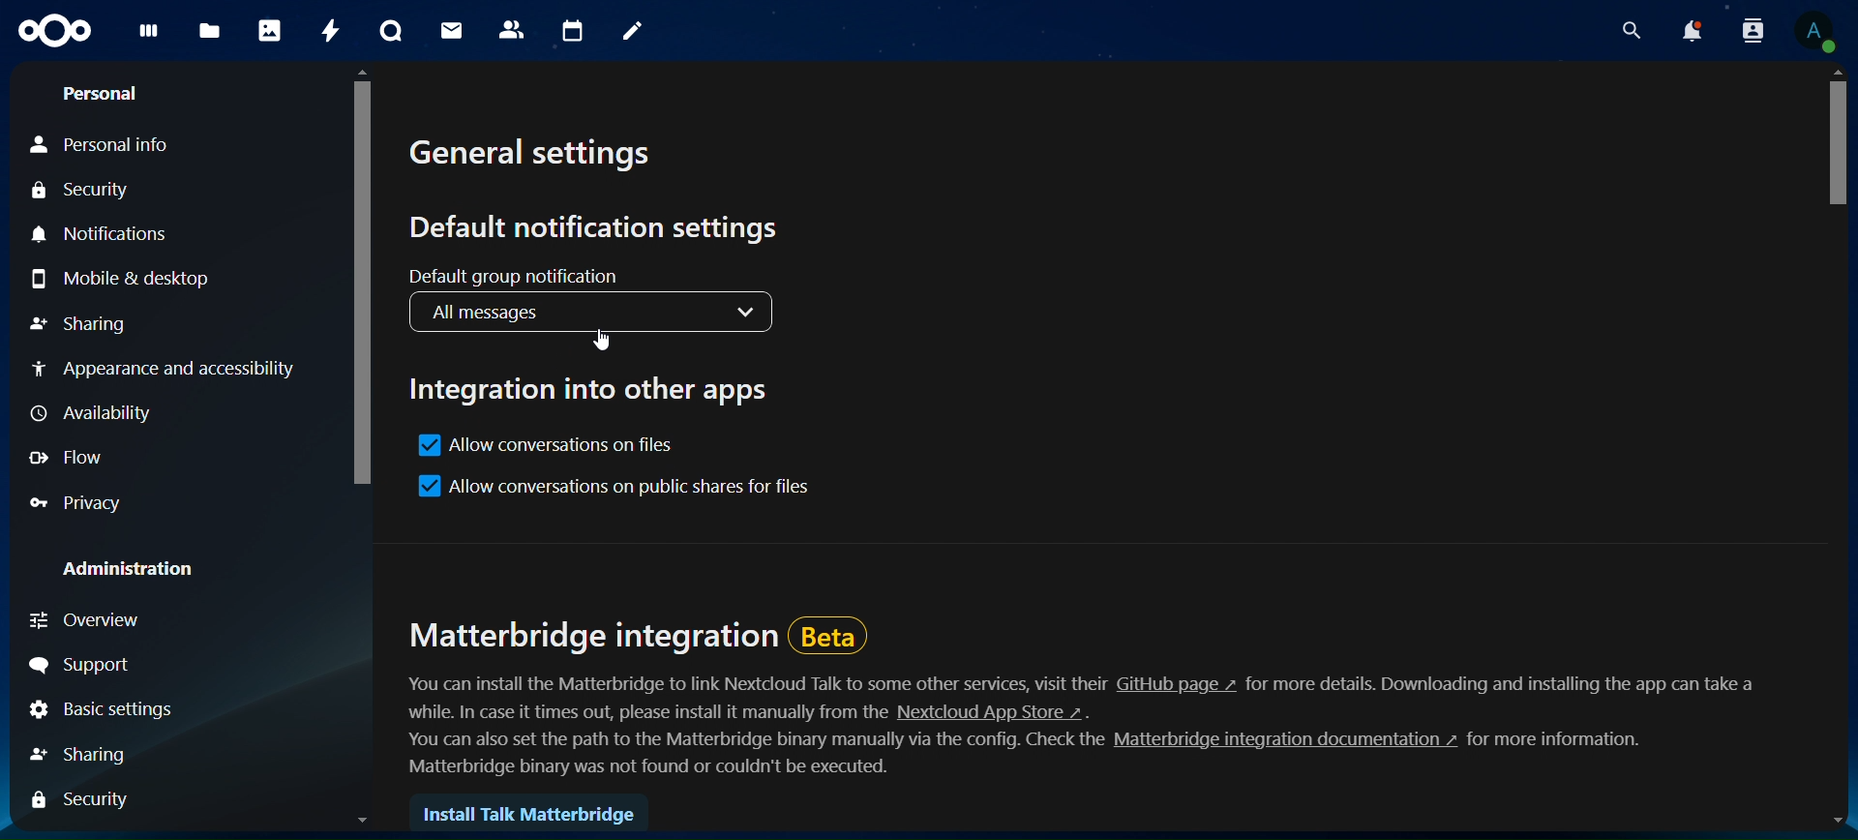 Image resolution: width=1858 pixels, height=840 pixels. I want to click on files, so click(153, 38).